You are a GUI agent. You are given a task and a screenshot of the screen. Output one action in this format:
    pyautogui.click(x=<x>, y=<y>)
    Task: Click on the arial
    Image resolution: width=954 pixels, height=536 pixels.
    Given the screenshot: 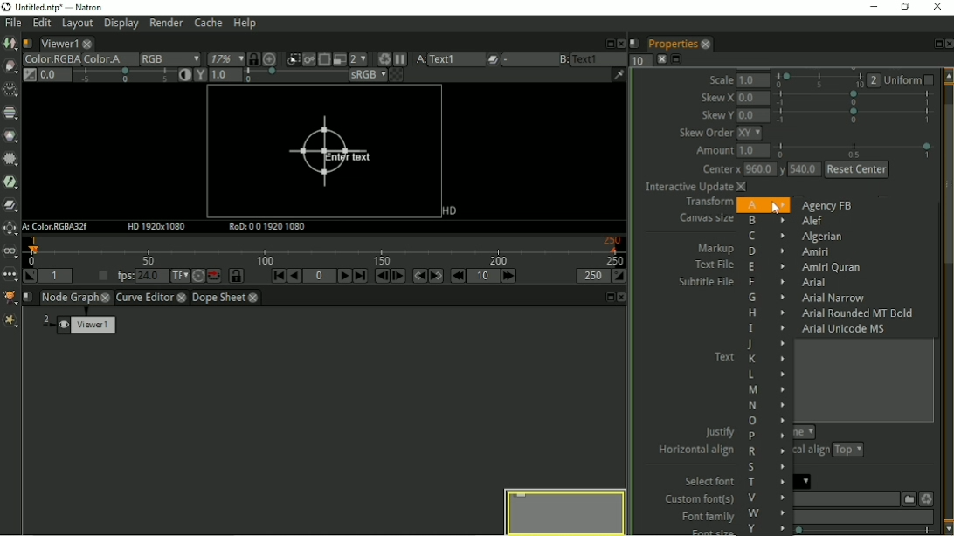 What is the action you would take?
    pyautogui.click(x=863, y=517)
    